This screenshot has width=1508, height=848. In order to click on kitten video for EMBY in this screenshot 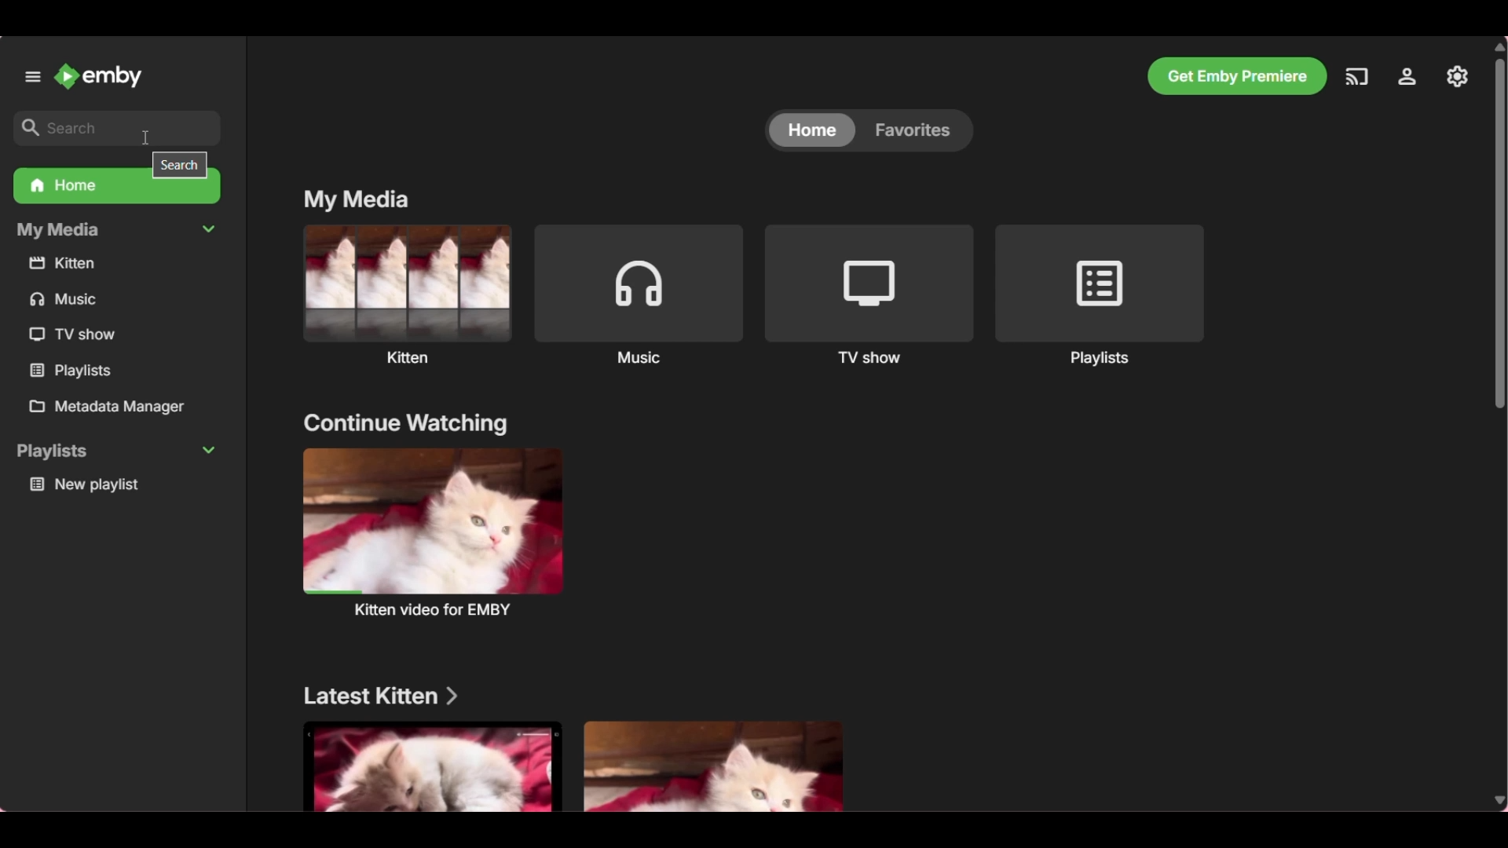, I will do `click(432, 532)`.